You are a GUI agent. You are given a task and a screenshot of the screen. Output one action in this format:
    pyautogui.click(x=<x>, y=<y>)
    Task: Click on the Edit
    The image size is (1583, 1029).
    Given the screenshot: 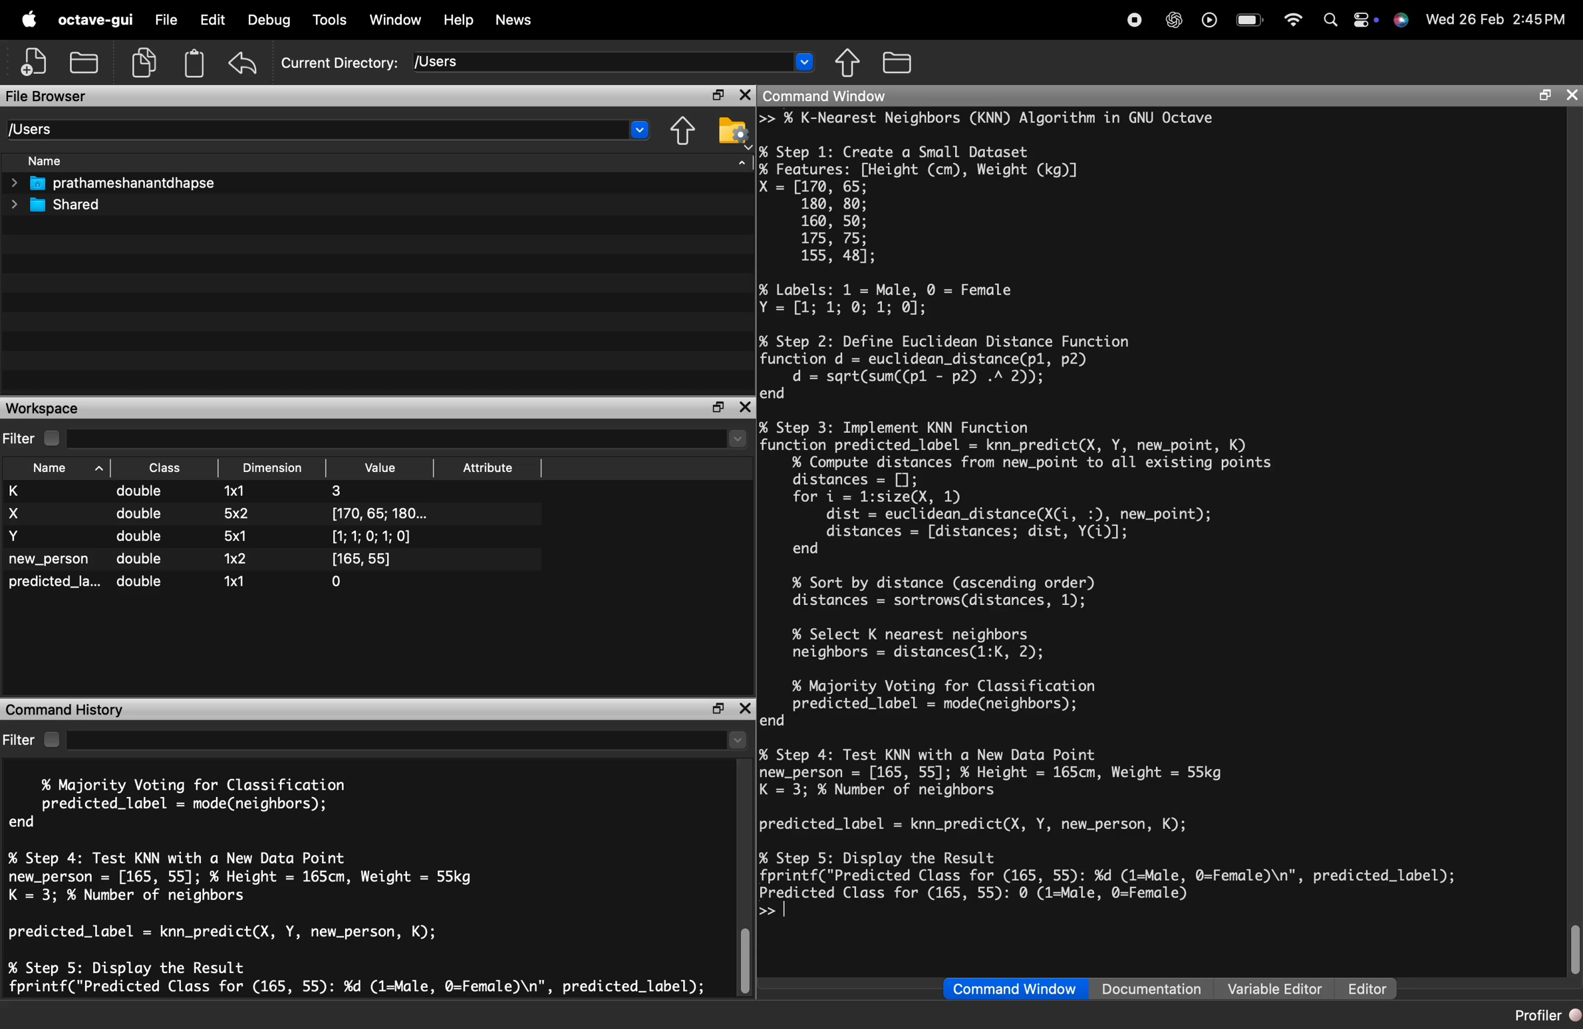 What is the action you would take?
    pyautogui.click(x=212, y=19)
    